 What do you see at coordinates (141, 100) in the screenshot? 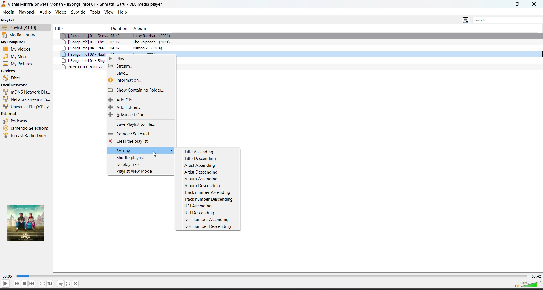
I see `add file` at bounding box center [141, 100].